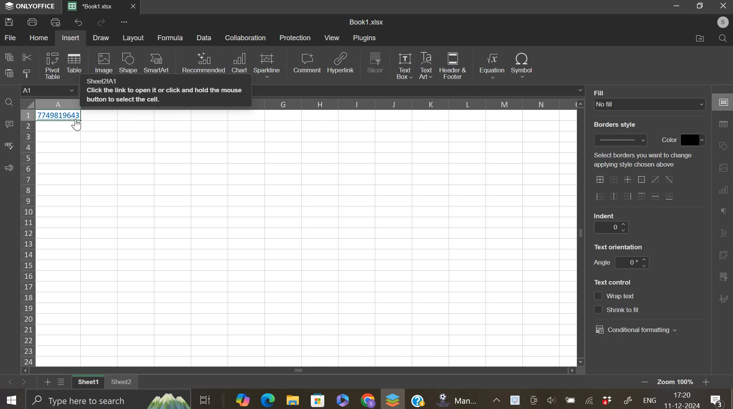 This screenshot has width=733, height=409. I want to click on text, so click(642, 160).